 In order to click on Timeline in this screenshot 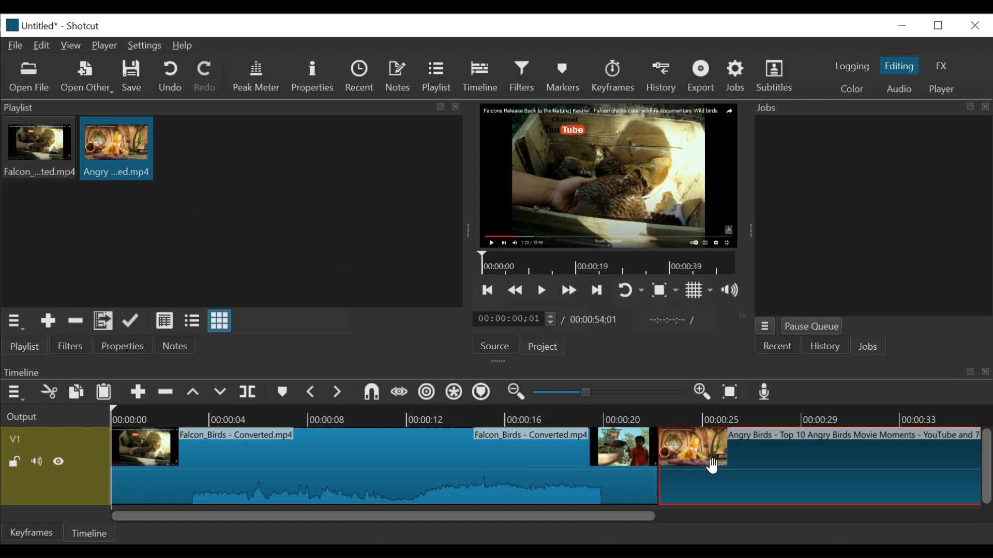, I will do `click(610, 263)`.